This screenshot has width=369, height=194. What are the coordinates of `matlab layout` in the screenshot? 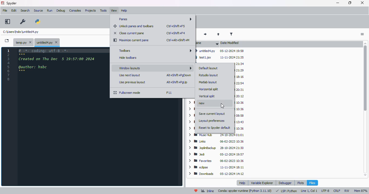 It's located at (208, 82).